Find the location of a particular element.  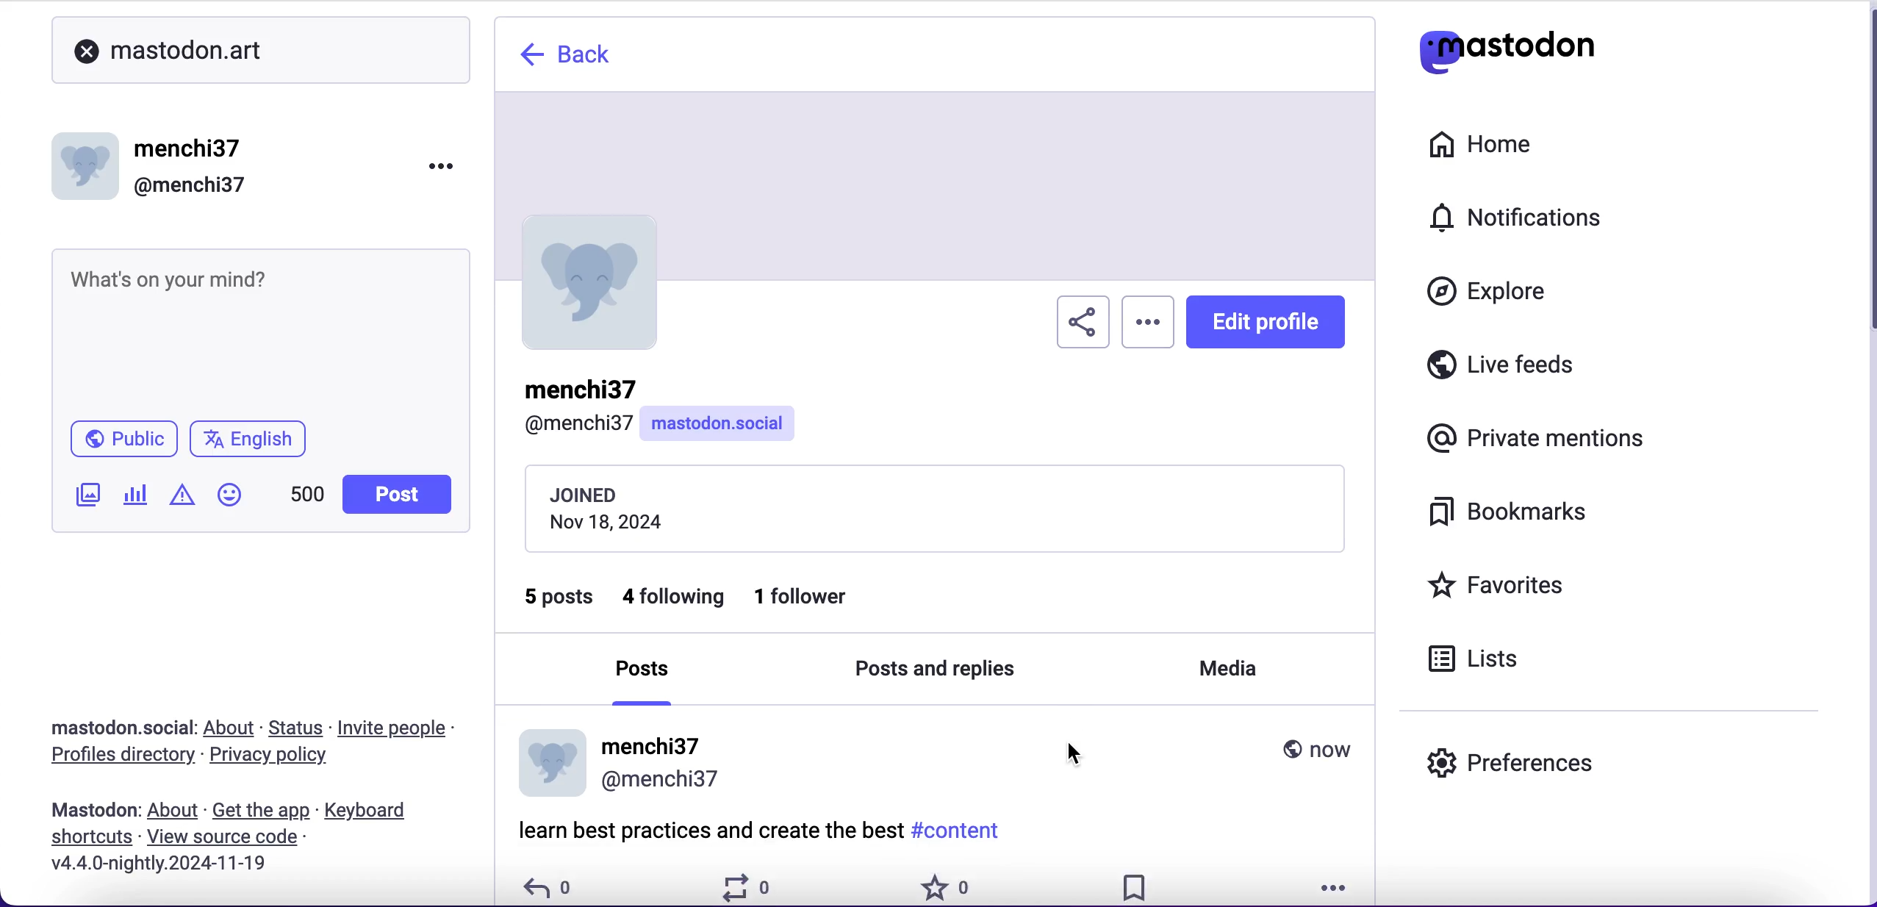

explore is located at coordinates (1492, 298).